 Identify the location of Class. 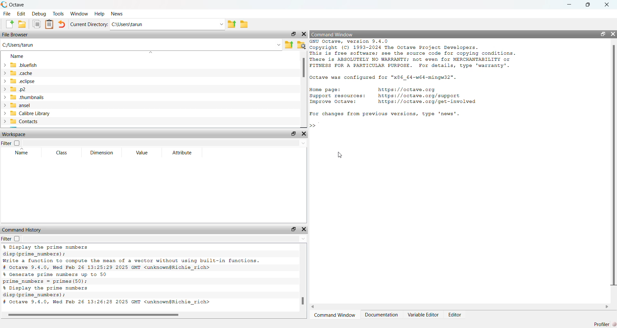
(62, 152).